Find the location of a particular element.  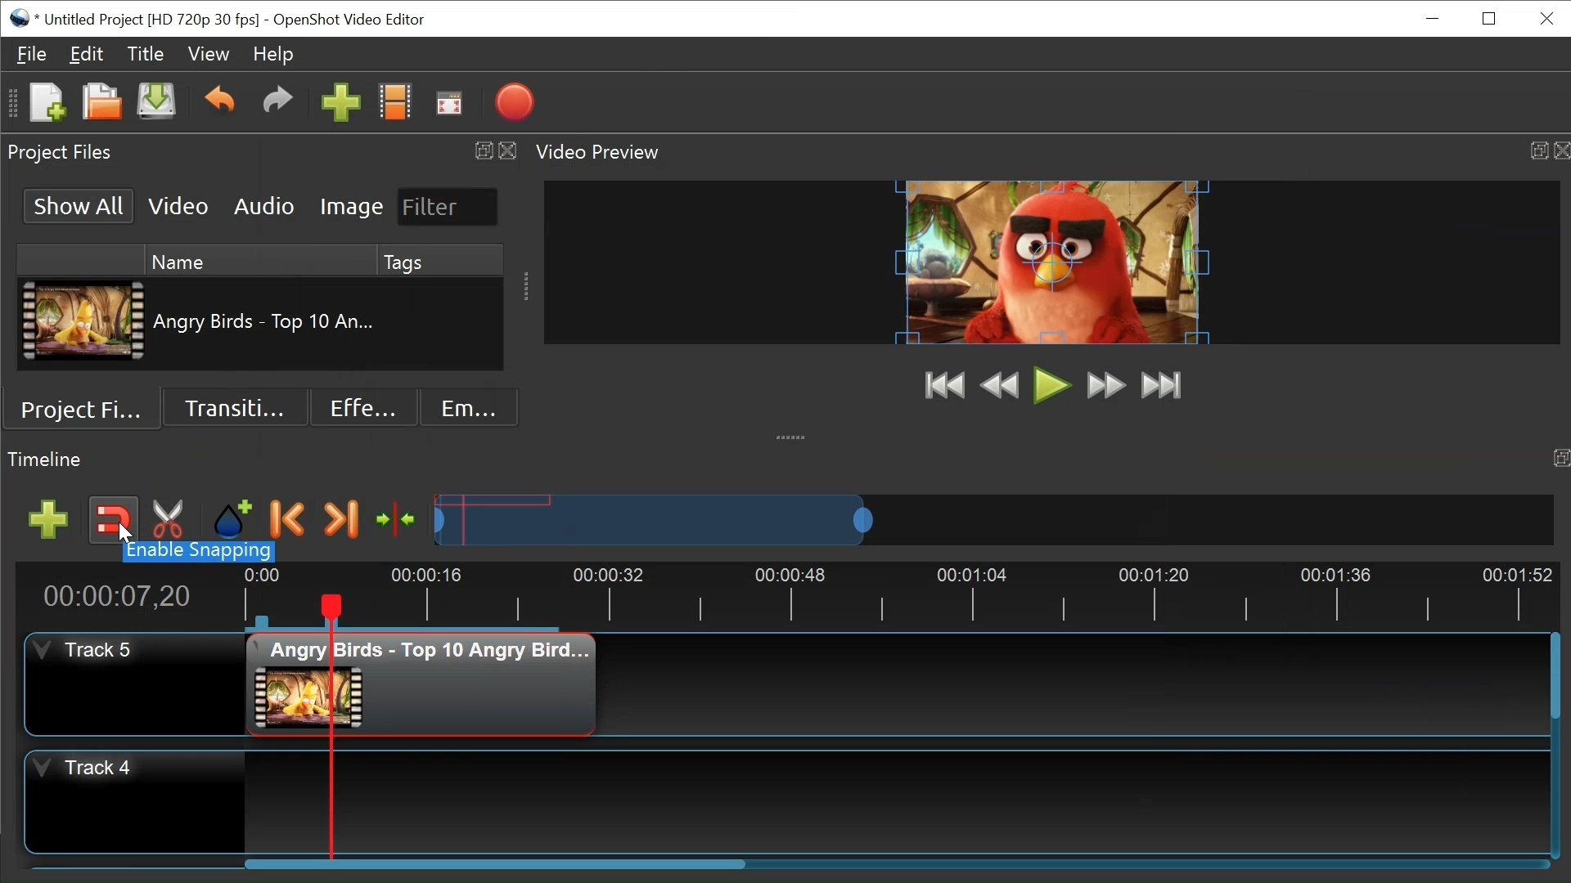

Horizontal Scroll bar is located at coordinates (492, 863).